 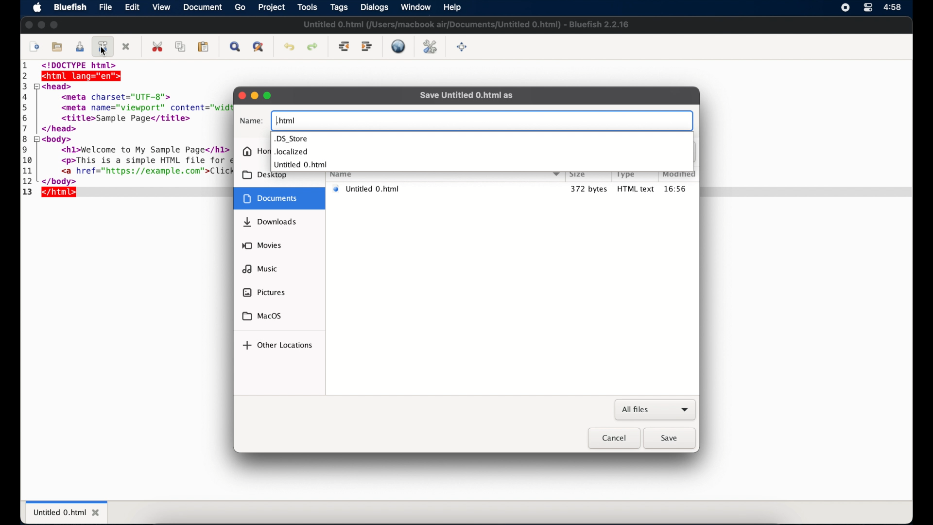 I want to click on edit preferences, so click(x=430, y=47).